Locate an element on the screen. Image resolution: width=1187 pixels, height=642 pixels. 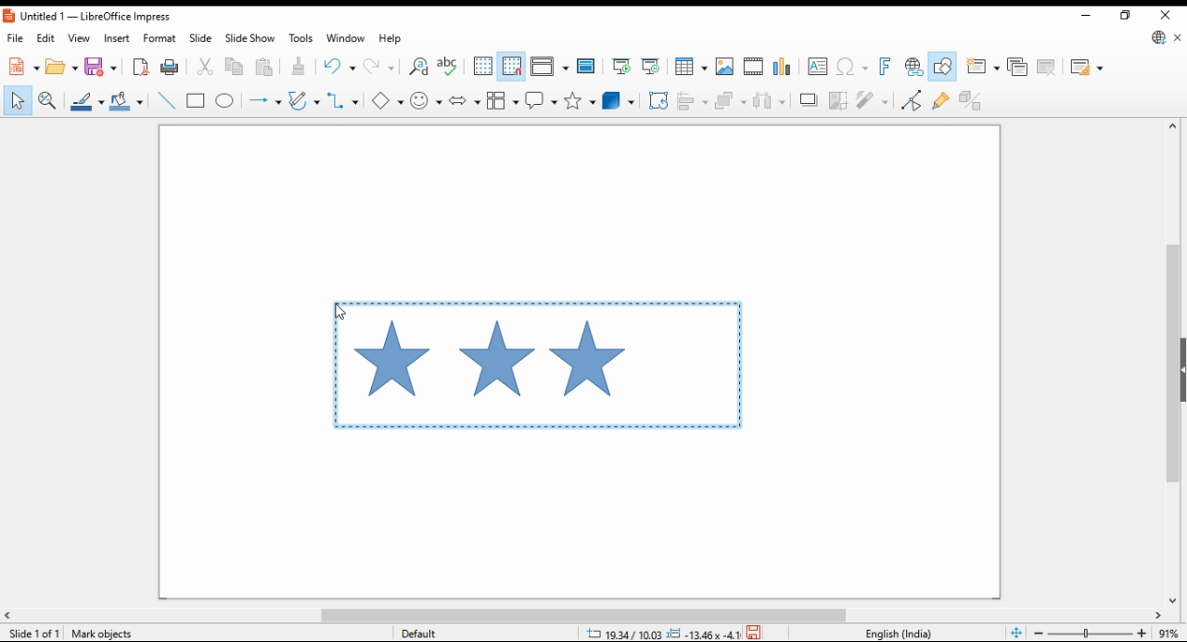
display view is located at coordinates (551, 67).